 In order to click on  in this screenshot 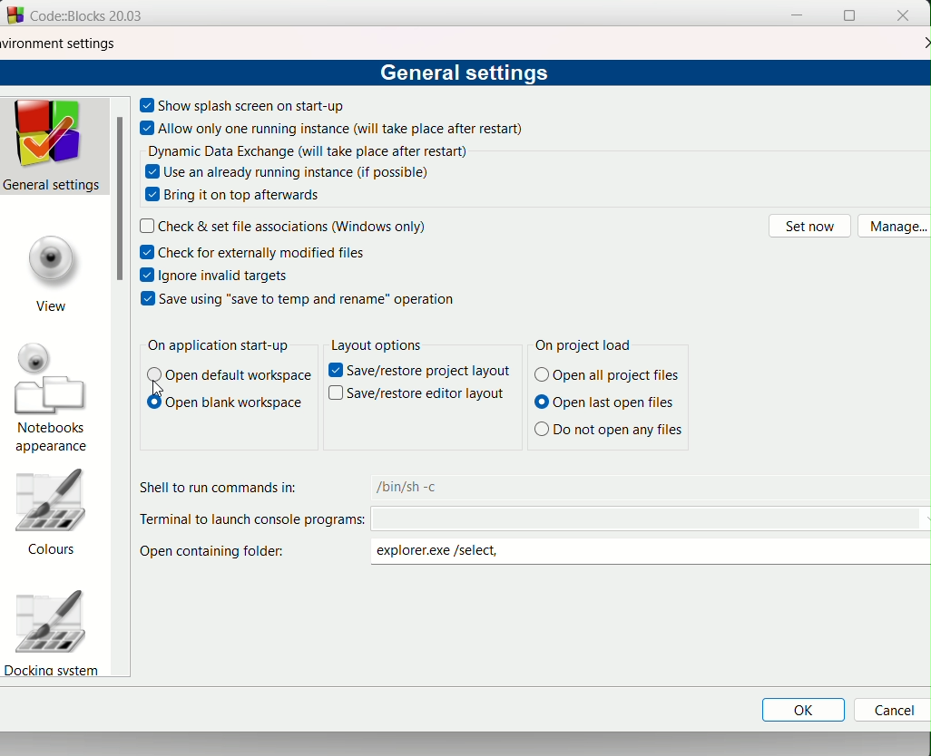, I will do `click(159, 393)`.